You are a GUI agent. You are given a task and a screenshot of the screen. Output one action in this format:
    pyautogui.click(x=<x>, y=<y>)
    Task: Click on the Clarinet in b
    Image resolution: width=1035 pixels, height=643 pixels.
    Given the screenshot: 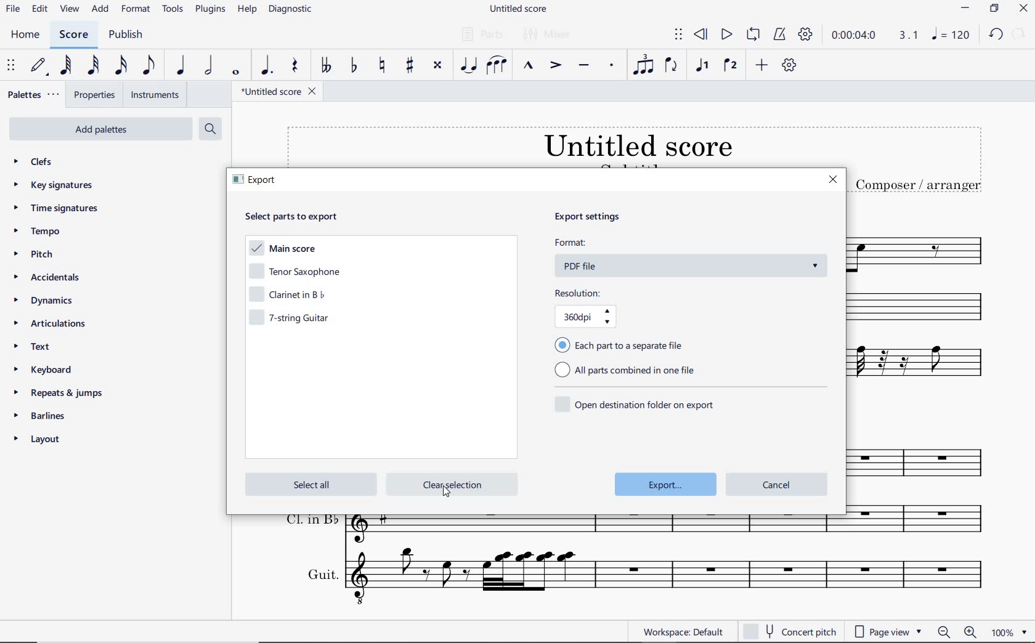 What is the action you would take?
    pyautogui.click(x=925, y=308)
    